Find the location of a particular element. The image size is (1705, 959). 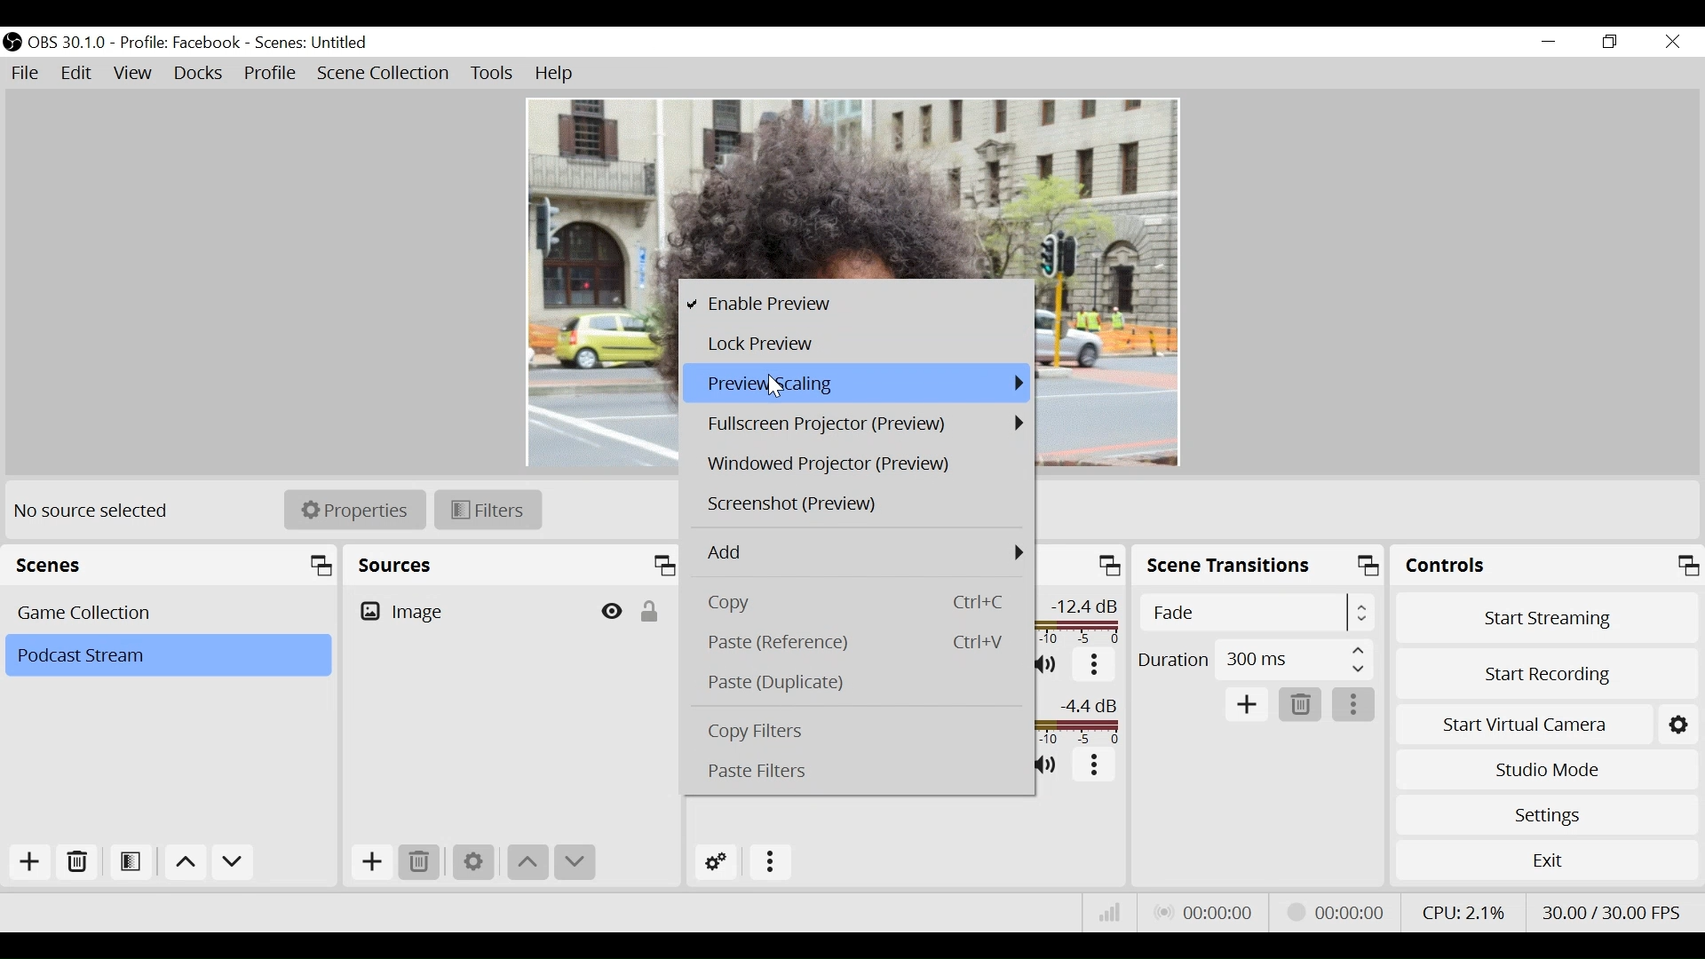

More options is located at coordinates (1095, 669).